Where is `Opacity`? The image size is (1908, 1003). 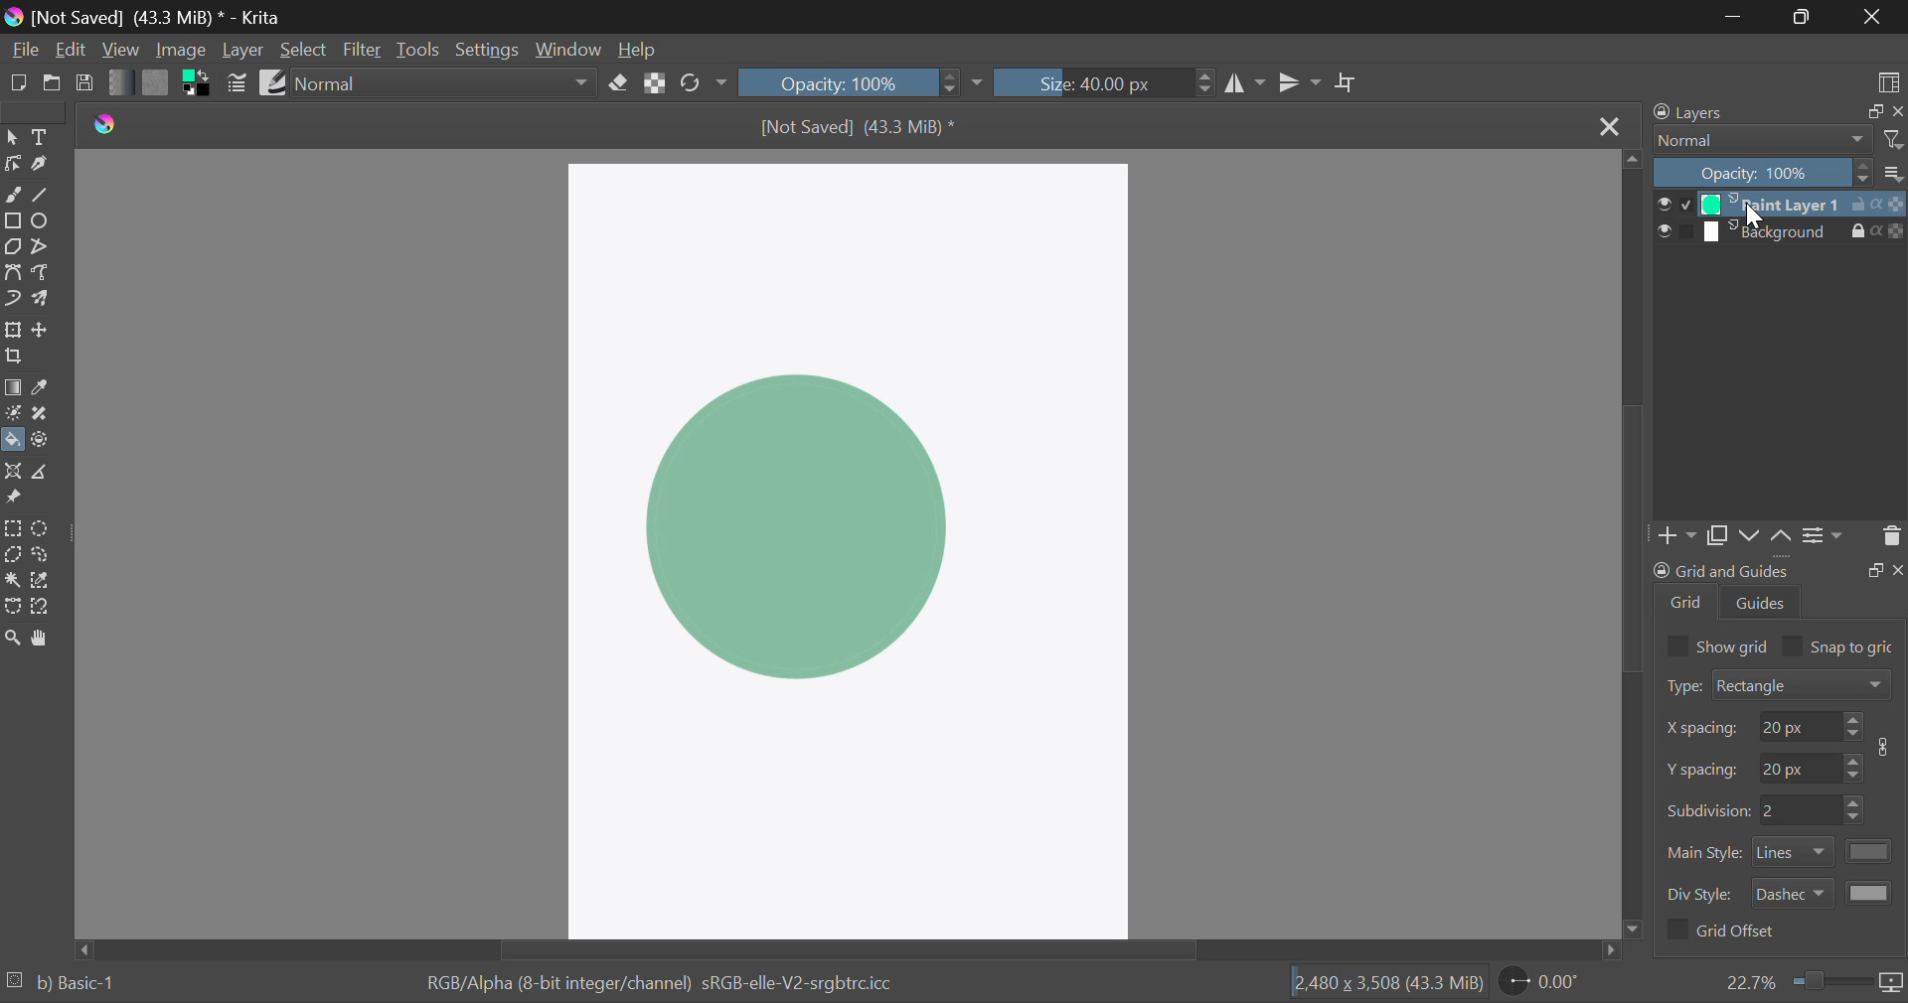
Opacity is located at coordinates (863, 82).